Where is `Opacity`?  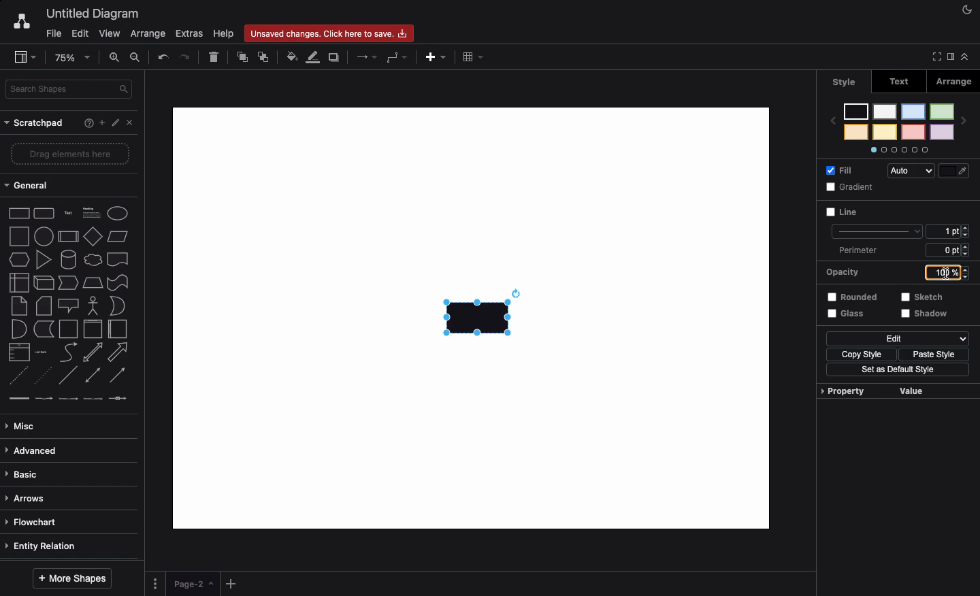
Opacity is located at coordinates (841, 271).